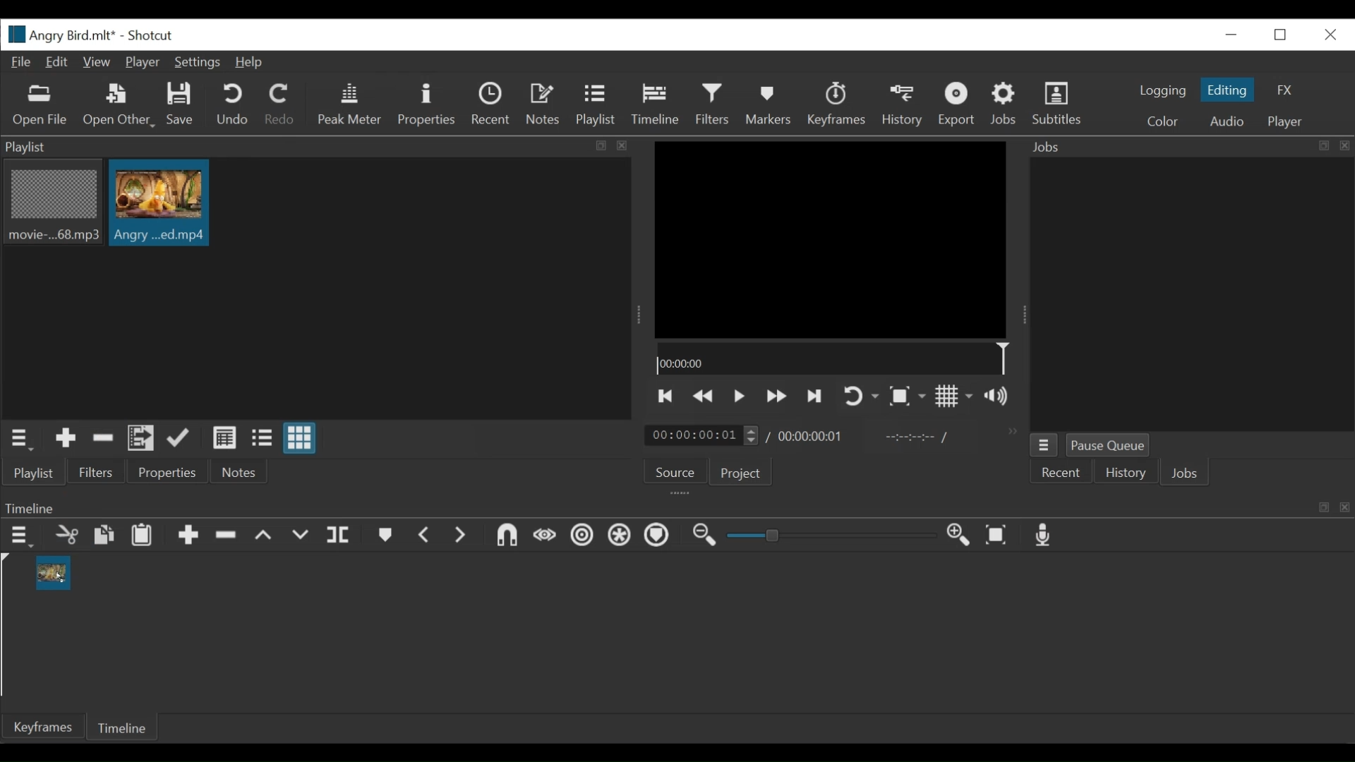  I want to click on Notes, so click(236, 472).